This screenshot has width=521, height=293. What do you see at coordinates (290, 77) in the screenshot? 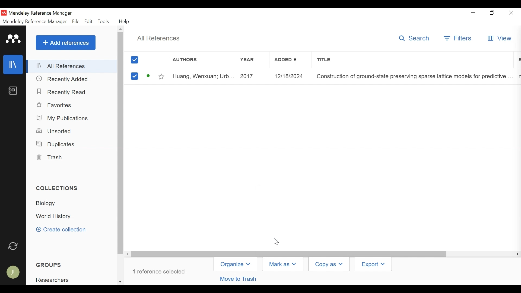
I see `Added` at bounding box center [290, 77].